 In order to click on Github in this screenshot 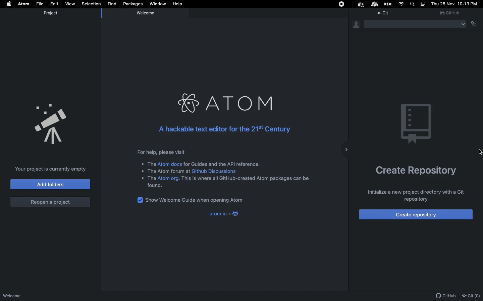, I will do `click(451, 13)`.